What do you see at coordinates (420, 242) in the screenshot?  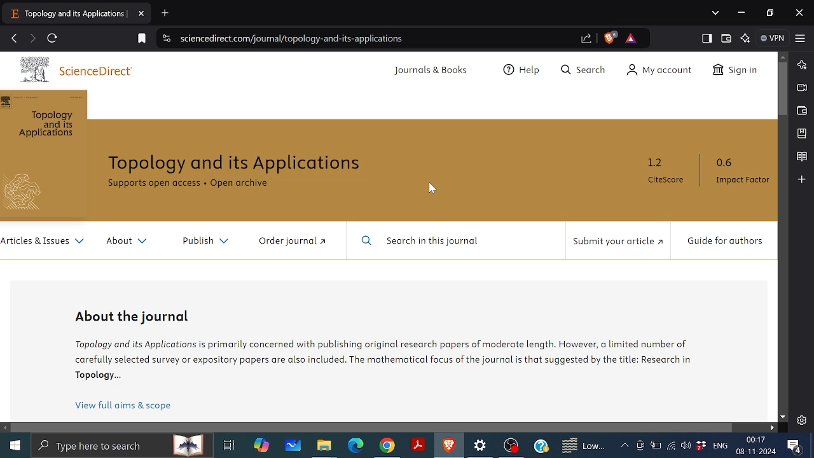 I see `Search in this journal` at bounding box center [420, 242].